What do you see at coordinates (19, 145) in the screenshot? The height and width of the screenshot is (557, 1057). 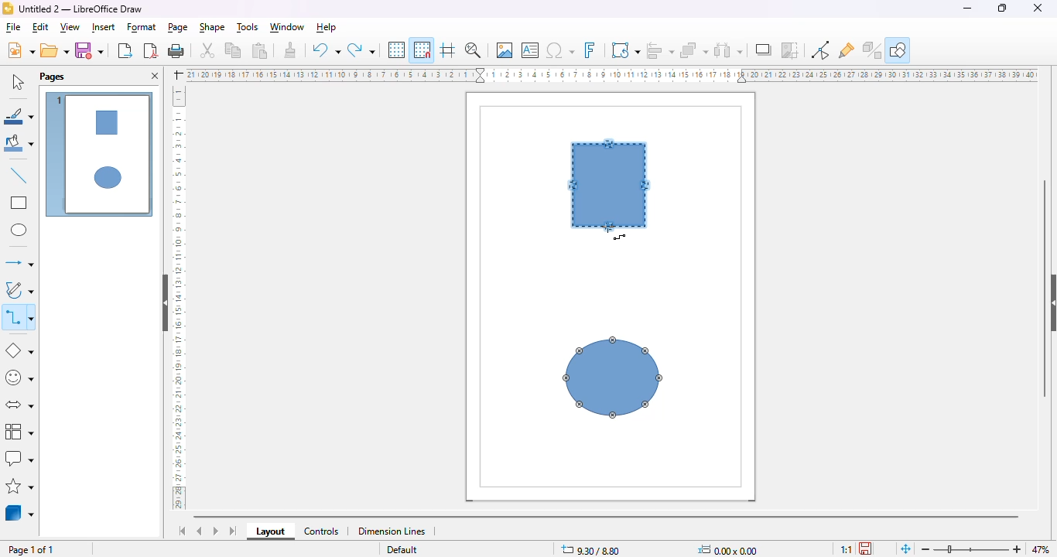 I see `fill color` at bounding box center [19, 145].